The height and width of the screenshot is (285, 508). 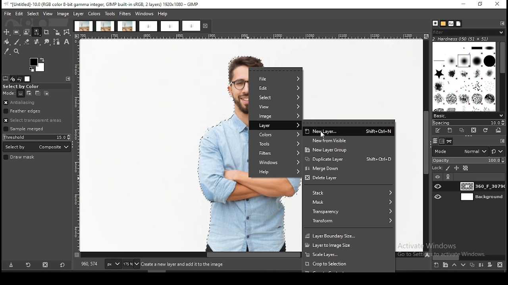 I want to click on open brush as image, so click(x=498, y=130).